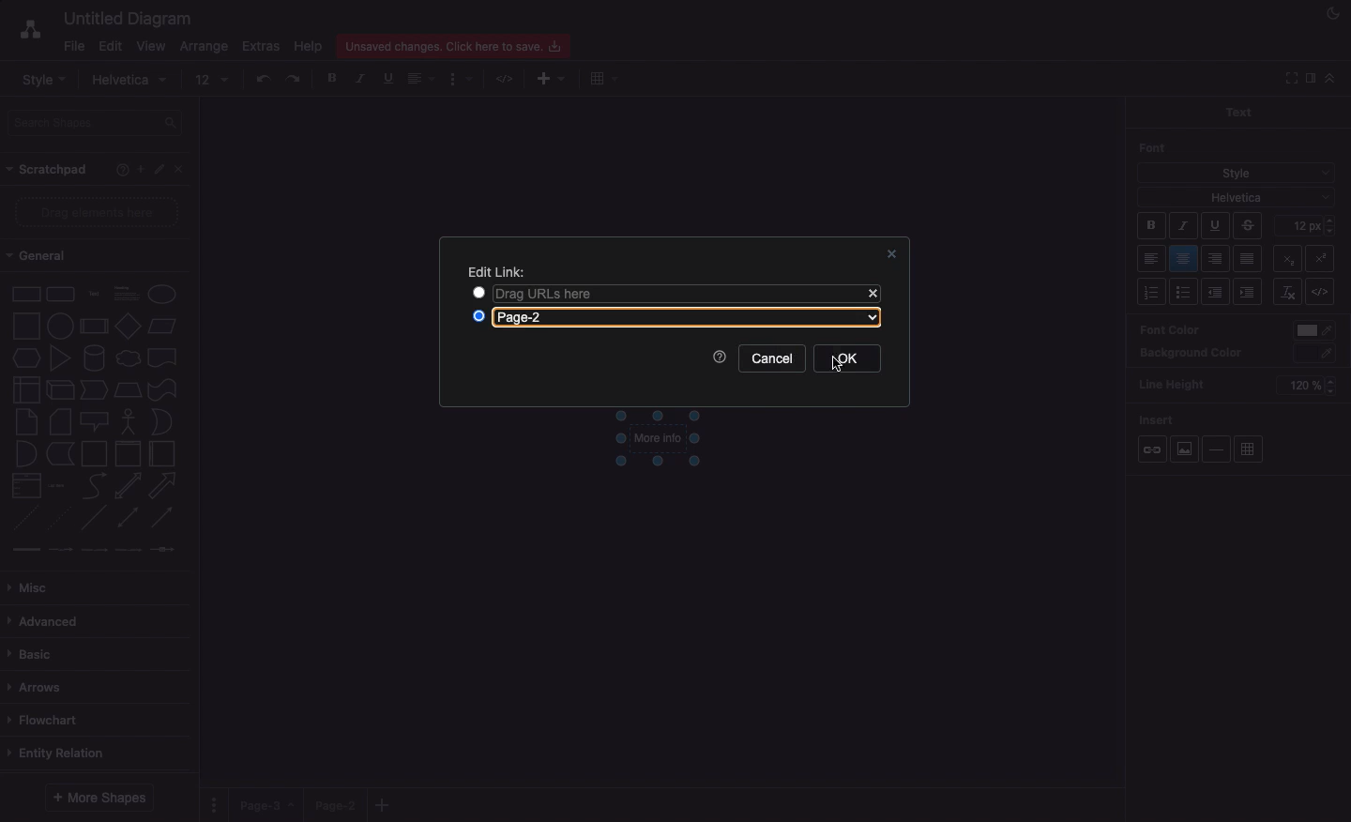 Image resolution: width=1351 pixels, height=822 pixels. I want to click on HTML, so click(507, 80).